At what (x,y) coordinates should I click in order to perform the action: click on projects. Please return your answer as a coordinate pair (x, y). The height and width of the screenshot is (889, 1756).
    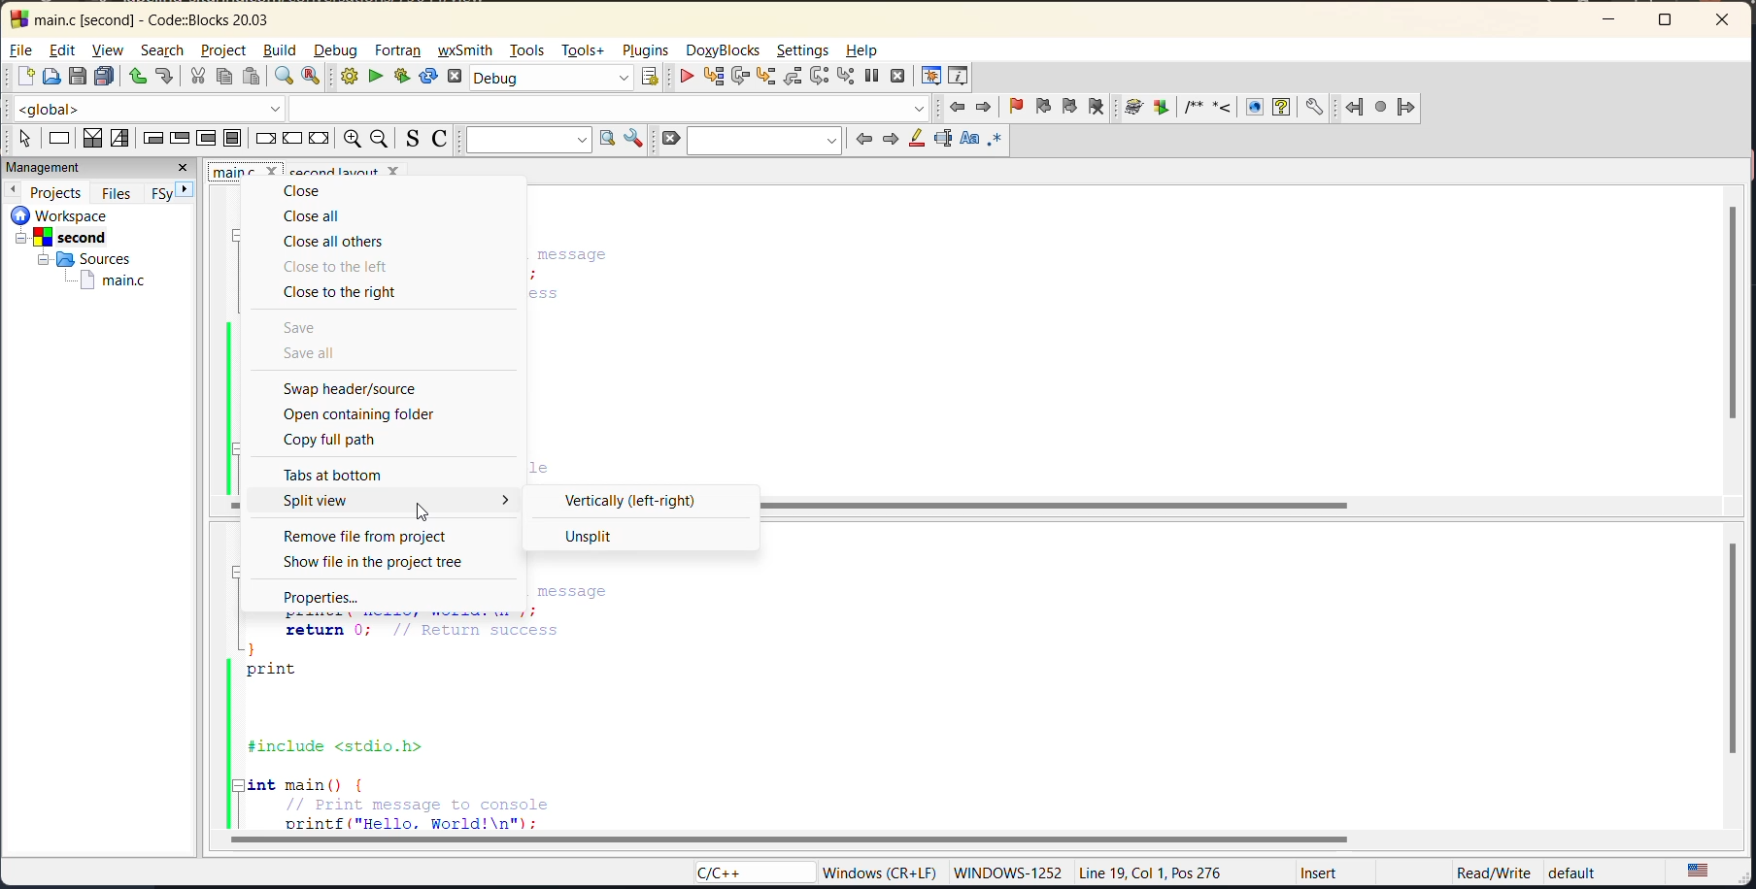
    Looking at the image, I should click on (58, 192).